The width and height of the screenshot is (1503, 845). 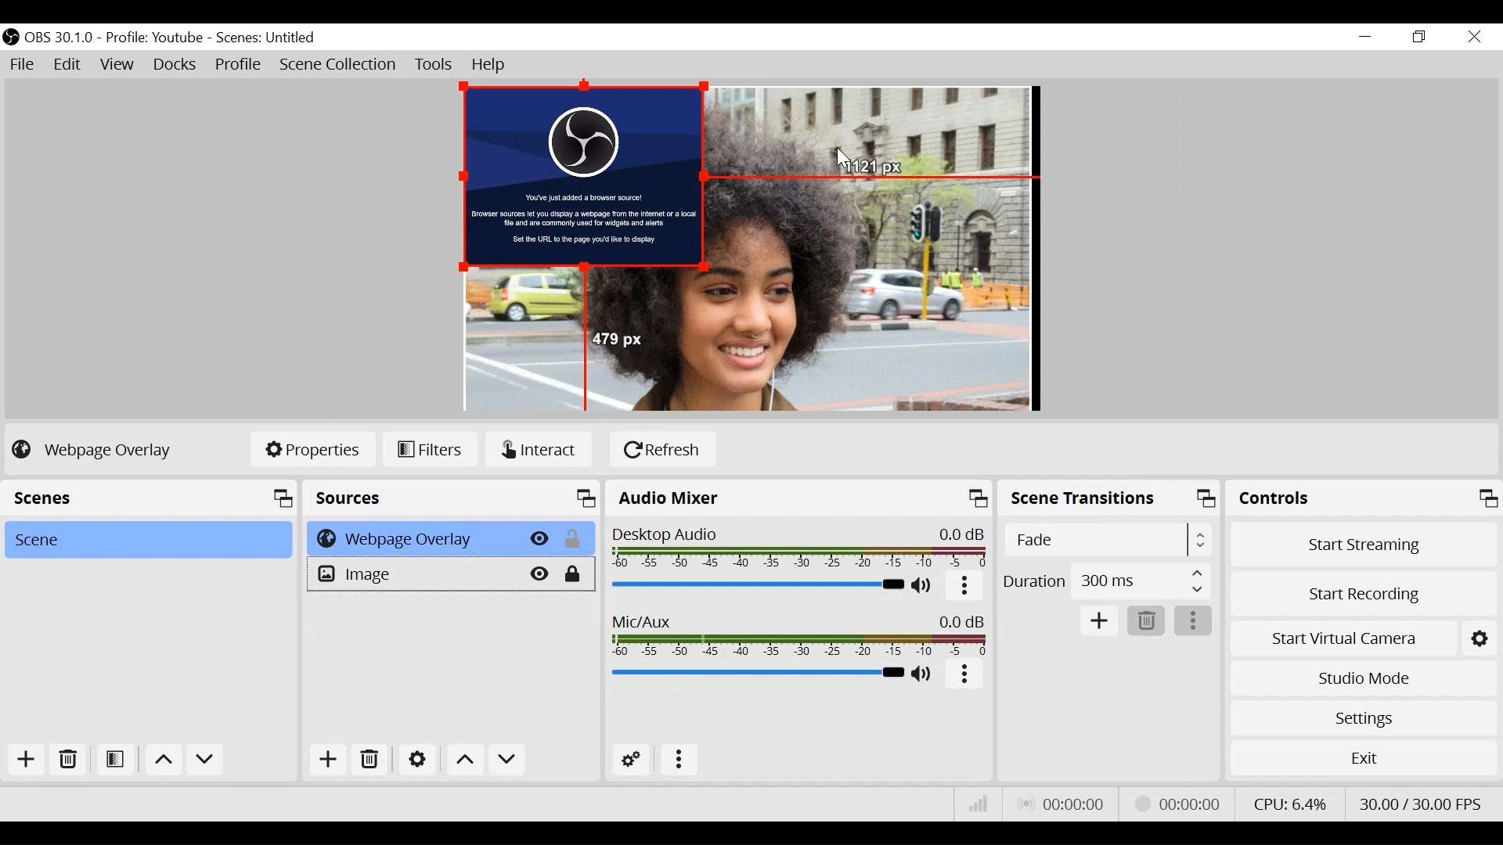 What do you see at coordinates (1364, 38) in the screenshot?
I see `minimize` at bounding box center [1364, 38].